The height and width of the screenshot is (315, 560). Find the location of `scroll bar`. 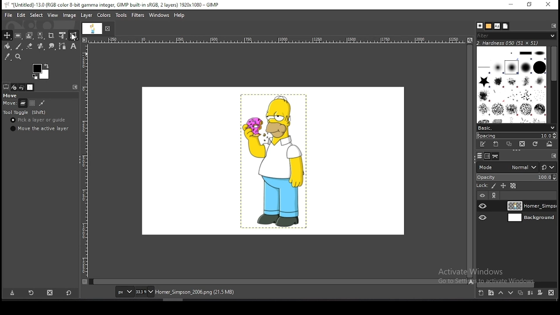

scroll bar is located at coordinates (278, 281).